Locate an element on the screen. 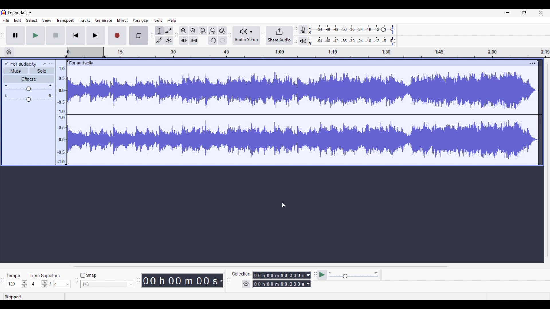 This screenshot has height=309, width=550. Help menu is located at coordinates (172, 21).